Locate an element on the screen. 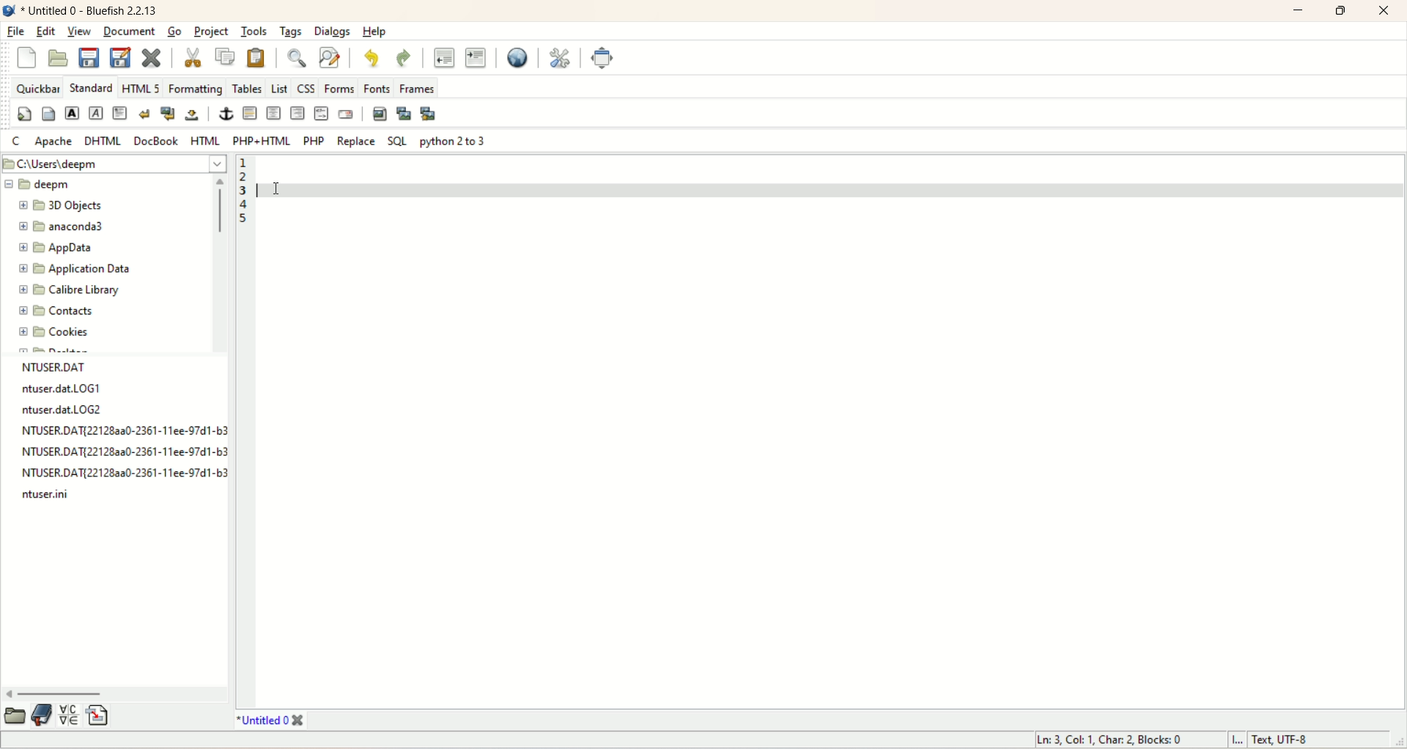  CSS is located at coordinates (307, 88).